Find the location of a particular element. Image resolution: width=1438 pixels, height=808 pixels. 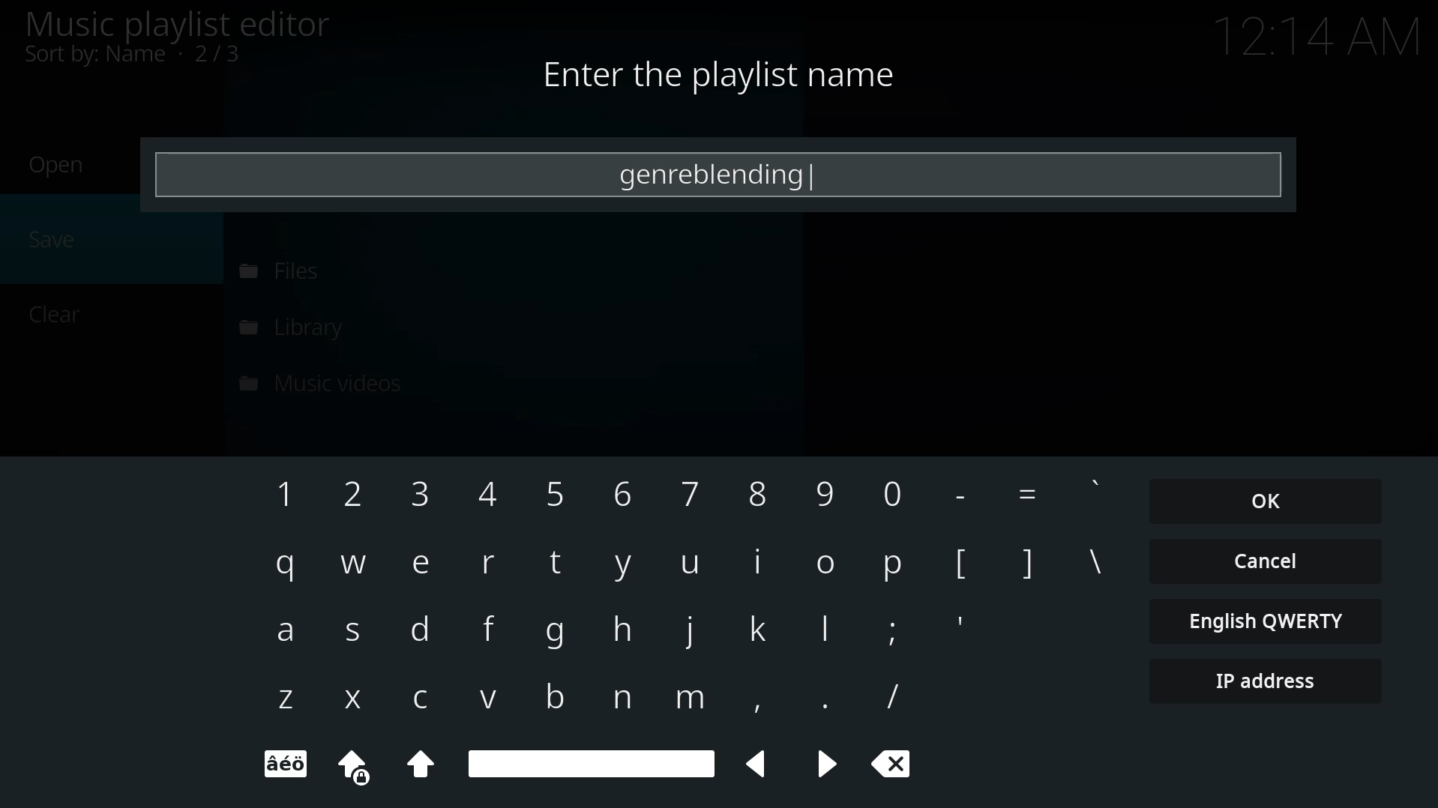

qwerty is located at coordinates (1268, 619).